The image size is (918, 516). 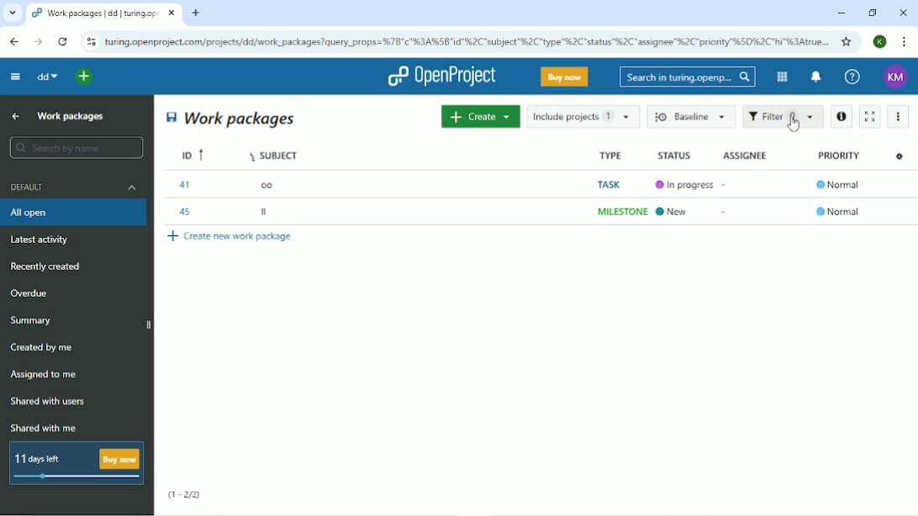 I want to click on OpenProject, so click(x=441, y=76).